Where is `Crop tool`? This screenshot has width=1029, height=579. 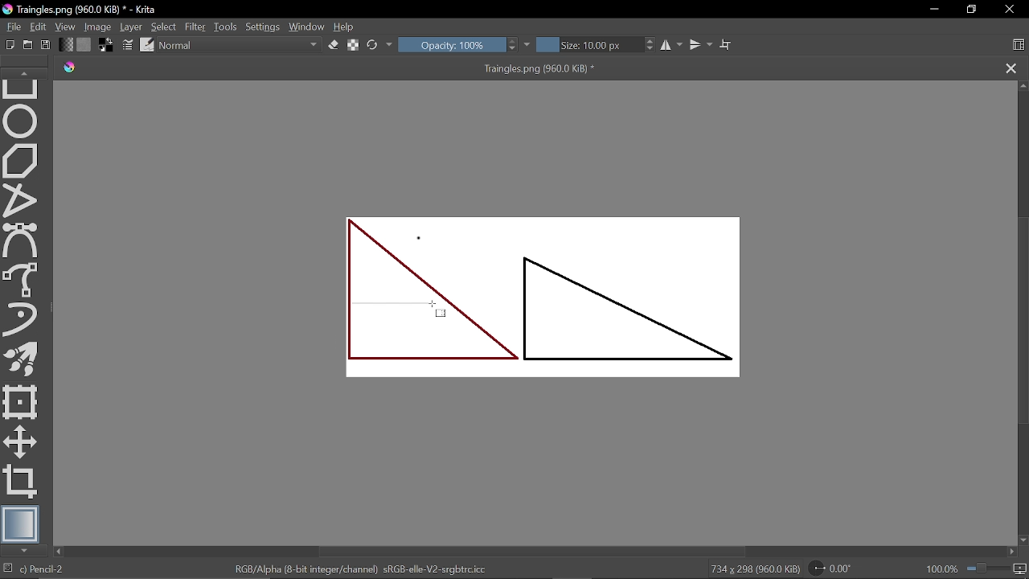
Crop tool is located at coordinates (22, 482).